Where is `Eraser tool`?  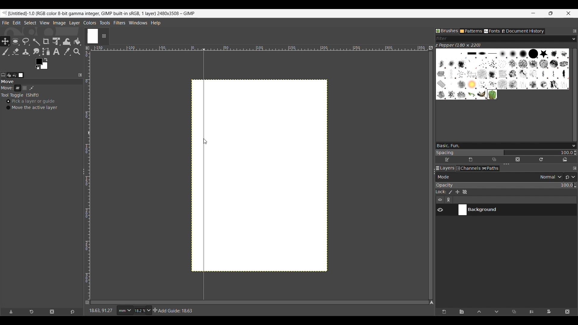
Eraser tool is located at coordinates (15, 52).